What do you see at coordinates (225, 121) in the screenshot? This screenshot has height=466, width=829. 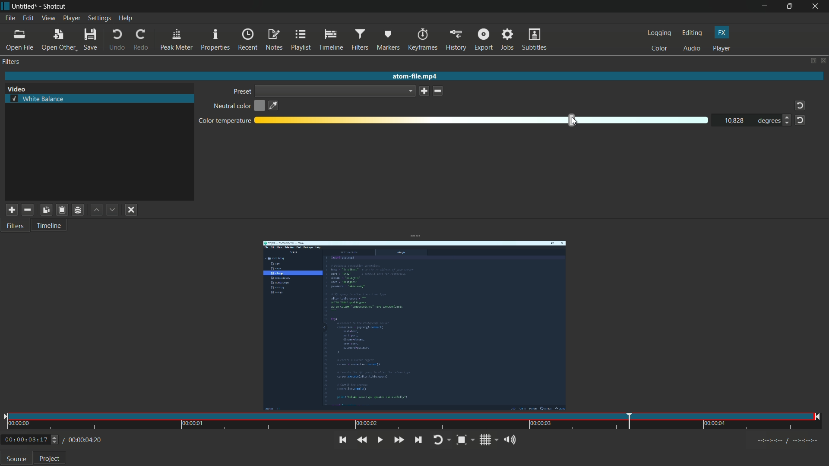 I see `color temperature` at bounding box center [225, 121].